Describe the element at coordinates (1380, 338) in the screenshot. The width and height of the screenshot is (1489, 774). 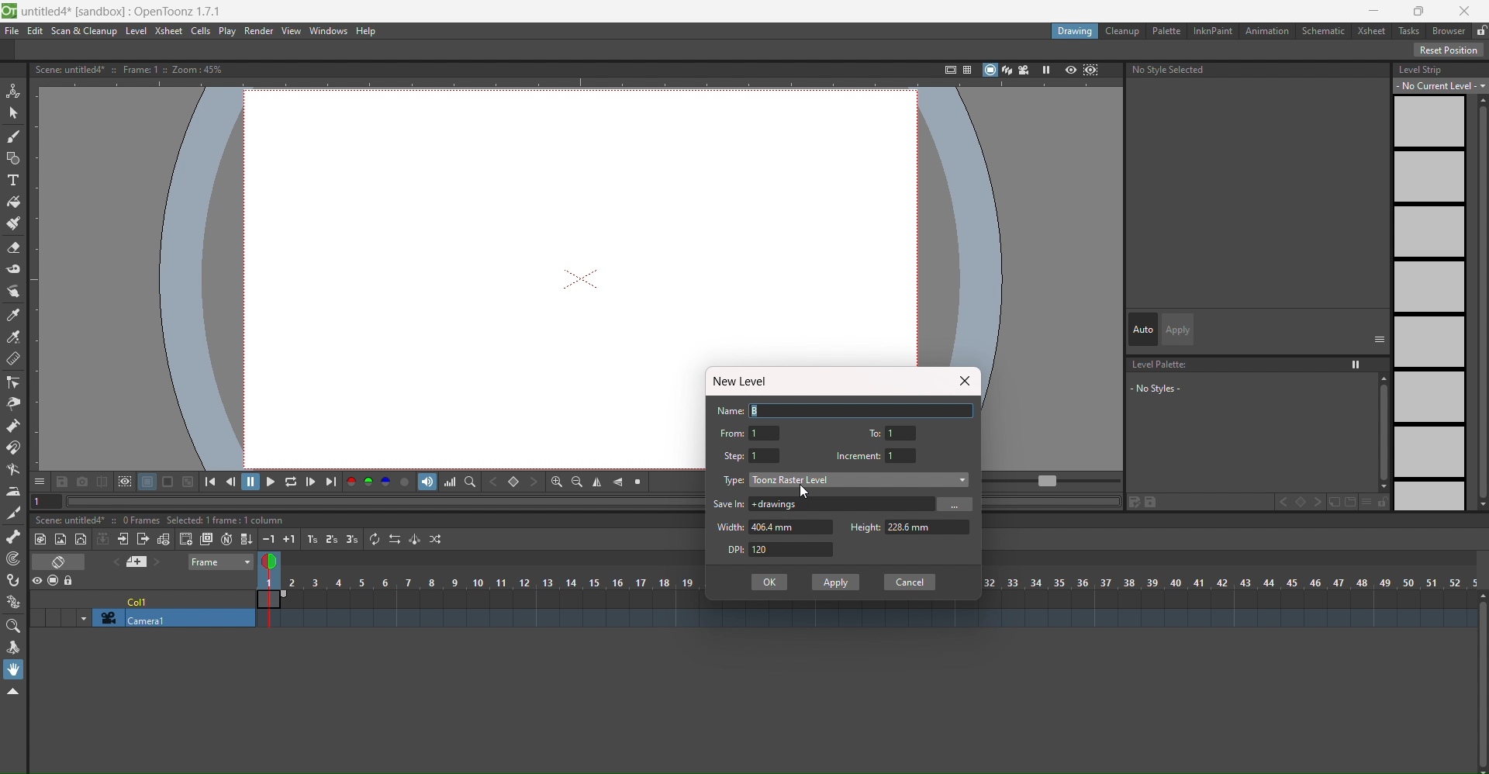
I see `options` at that location.